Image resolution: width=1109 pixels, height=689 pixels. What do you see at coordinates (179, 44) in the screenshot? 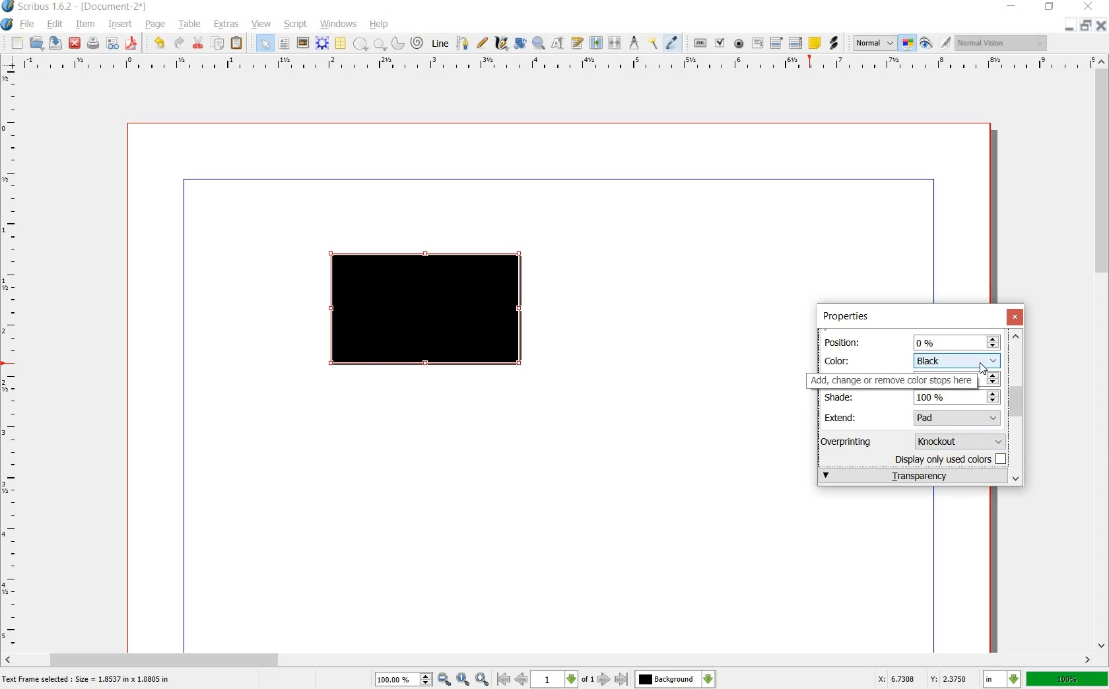
I see `redo` at bounding box center [179, 44].